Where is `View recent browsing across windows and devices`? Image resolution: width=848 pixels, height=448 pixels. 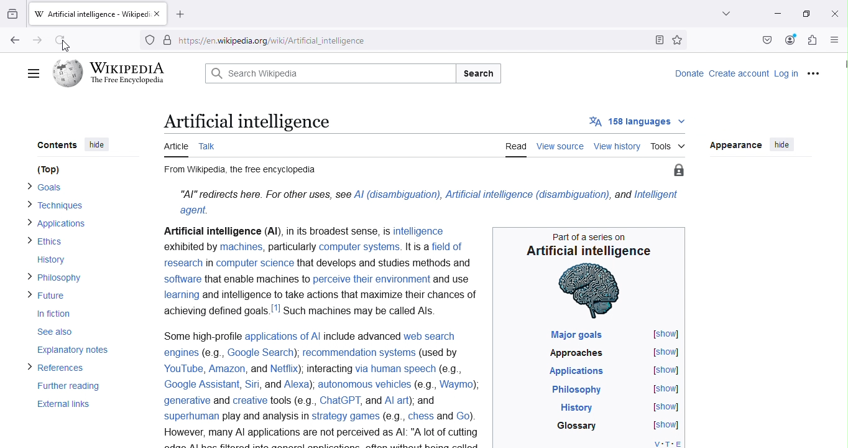
View recent browsing across windows and devices is located at coordinates (13, 14).